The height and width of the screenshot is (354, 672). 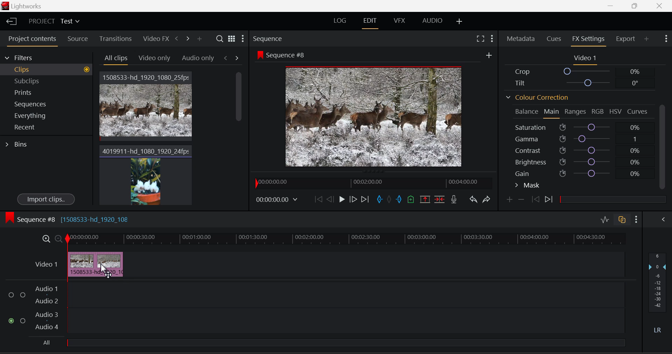 I want to click on Search, so click(x=219, y=39).